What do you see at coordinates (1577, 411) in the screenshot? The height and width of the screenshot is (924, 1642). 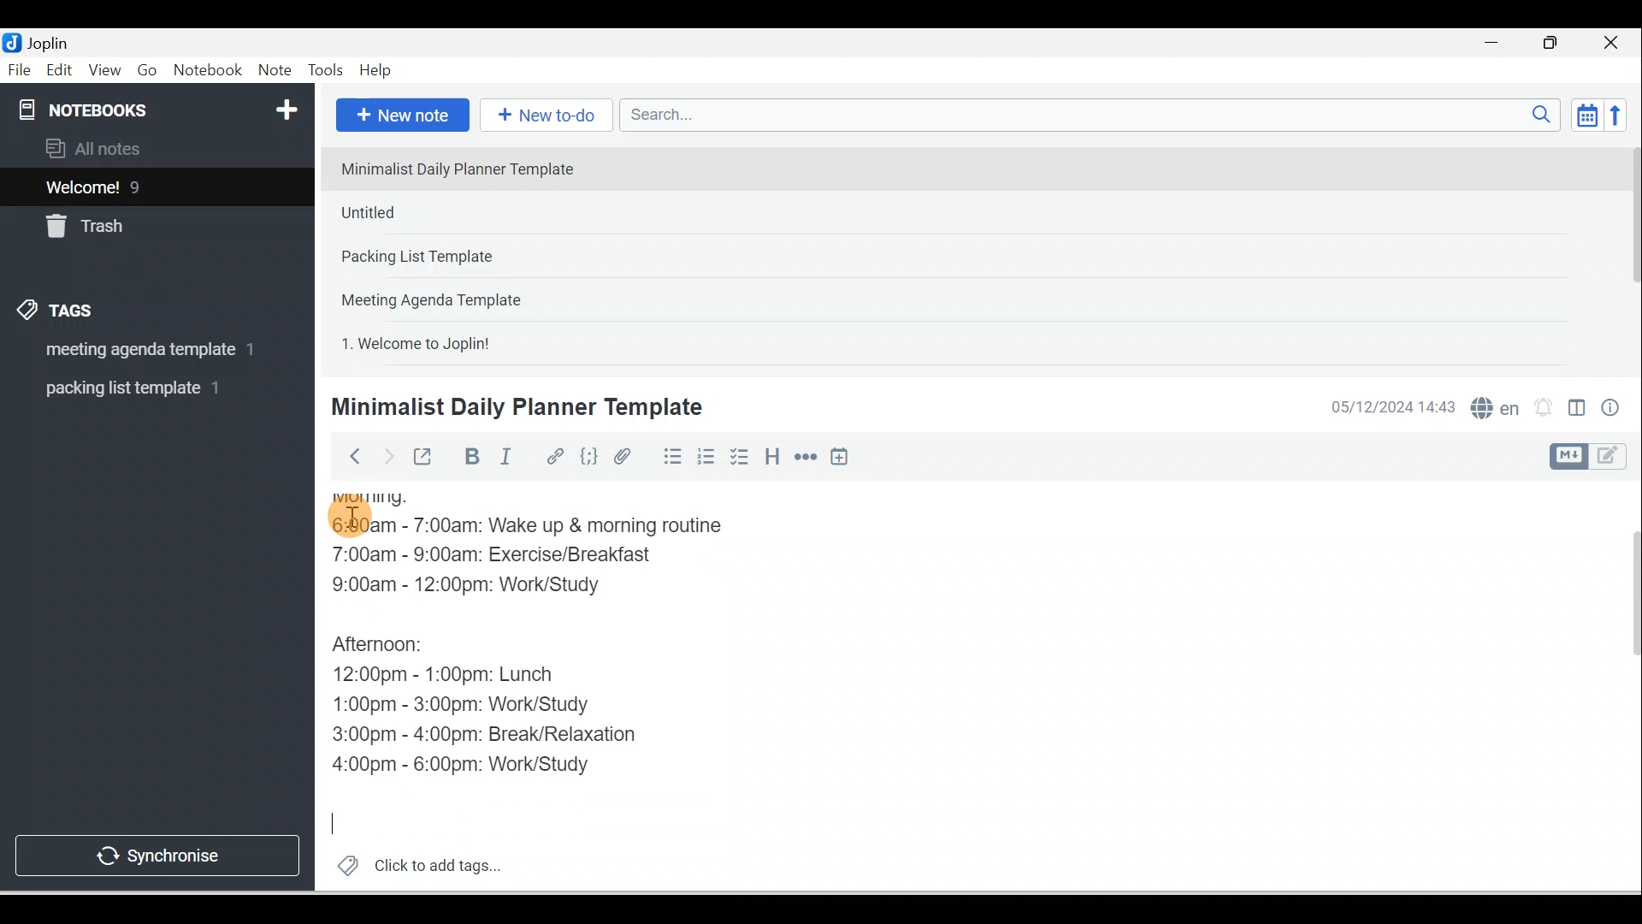 I see `Toggle editors` at bounding box center [1577, 411].